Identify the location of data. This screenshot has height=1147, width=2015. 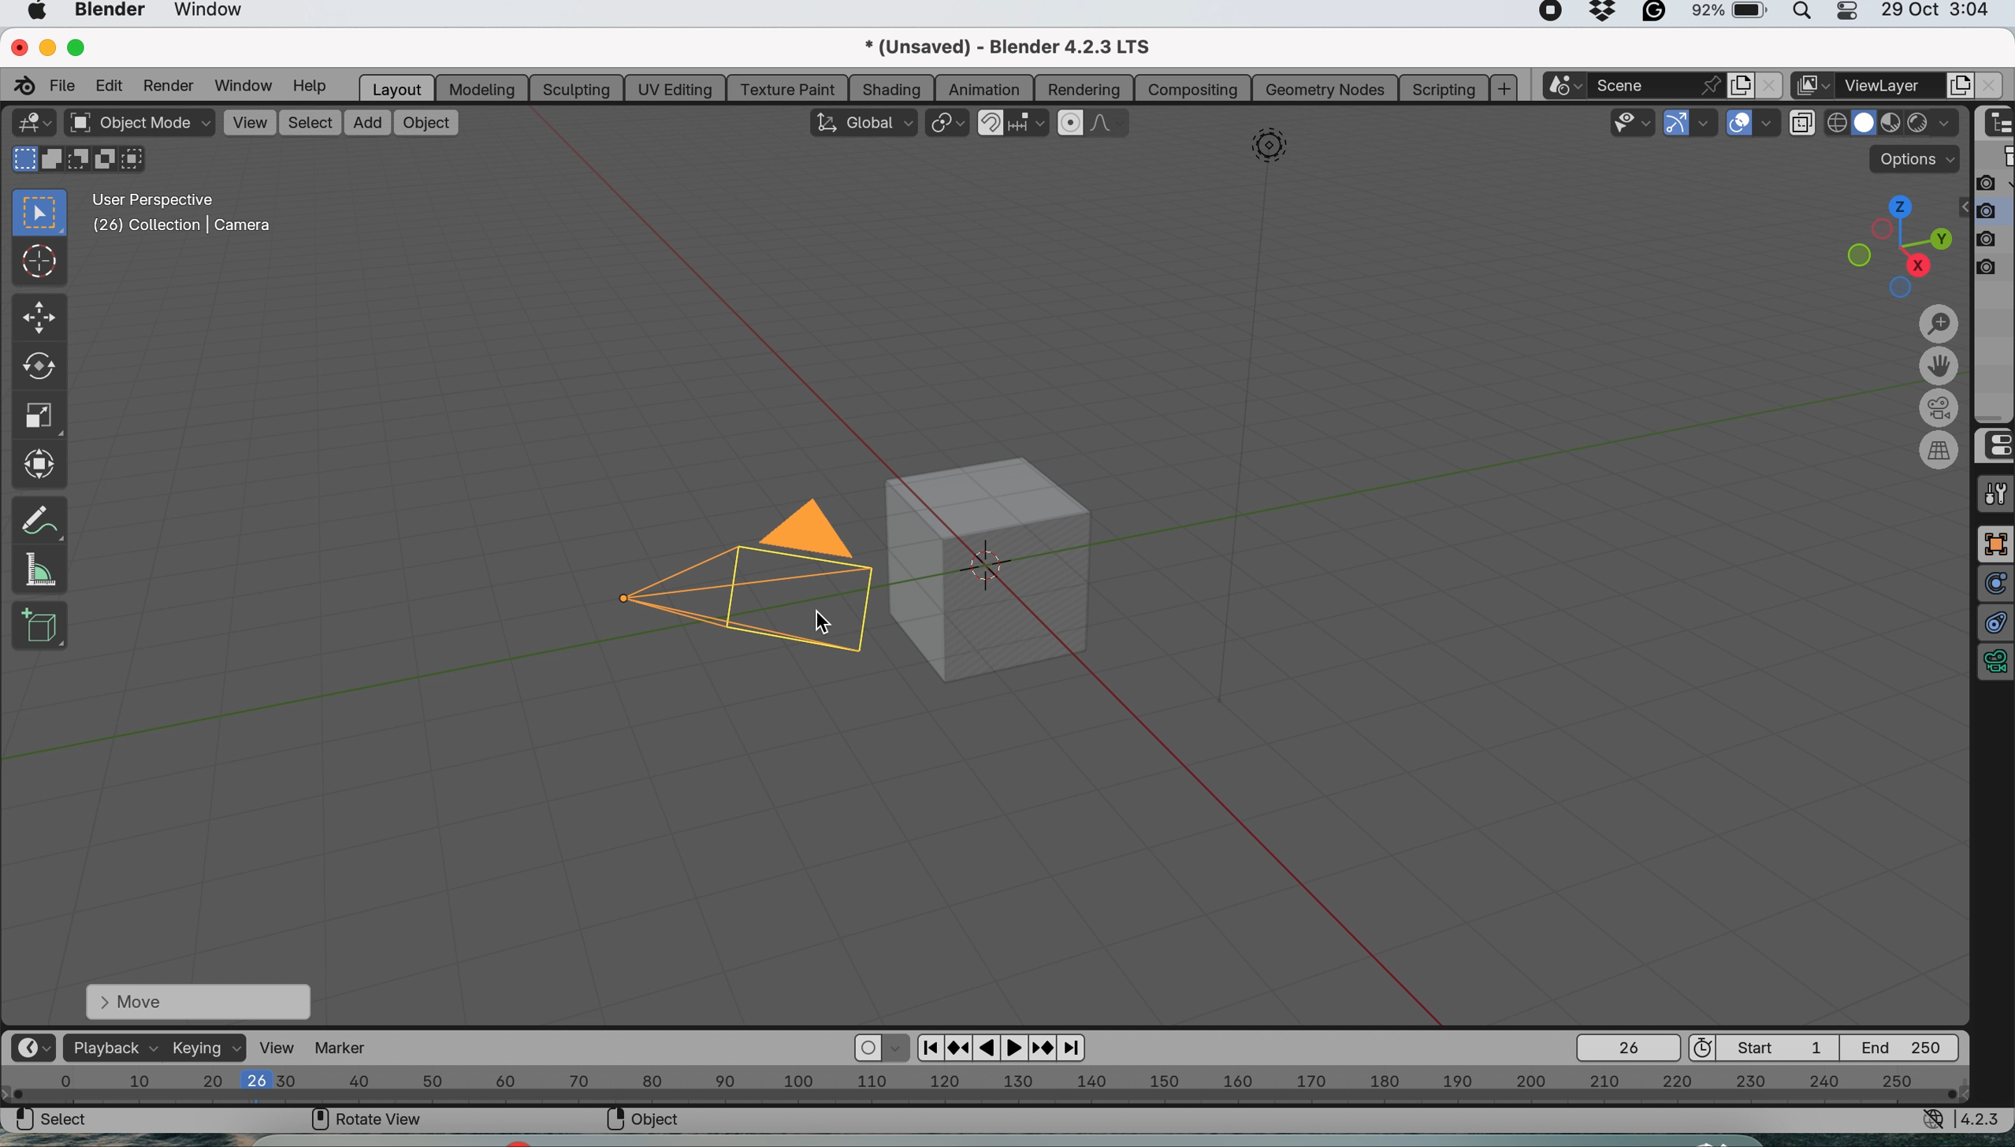
(1995, 665).